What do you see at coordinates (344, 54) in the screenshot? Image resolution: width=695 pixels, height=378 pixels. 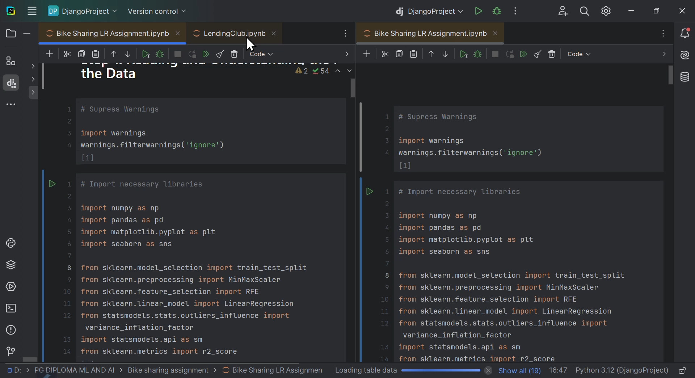 I see `next` at bounding box center [344, 54].